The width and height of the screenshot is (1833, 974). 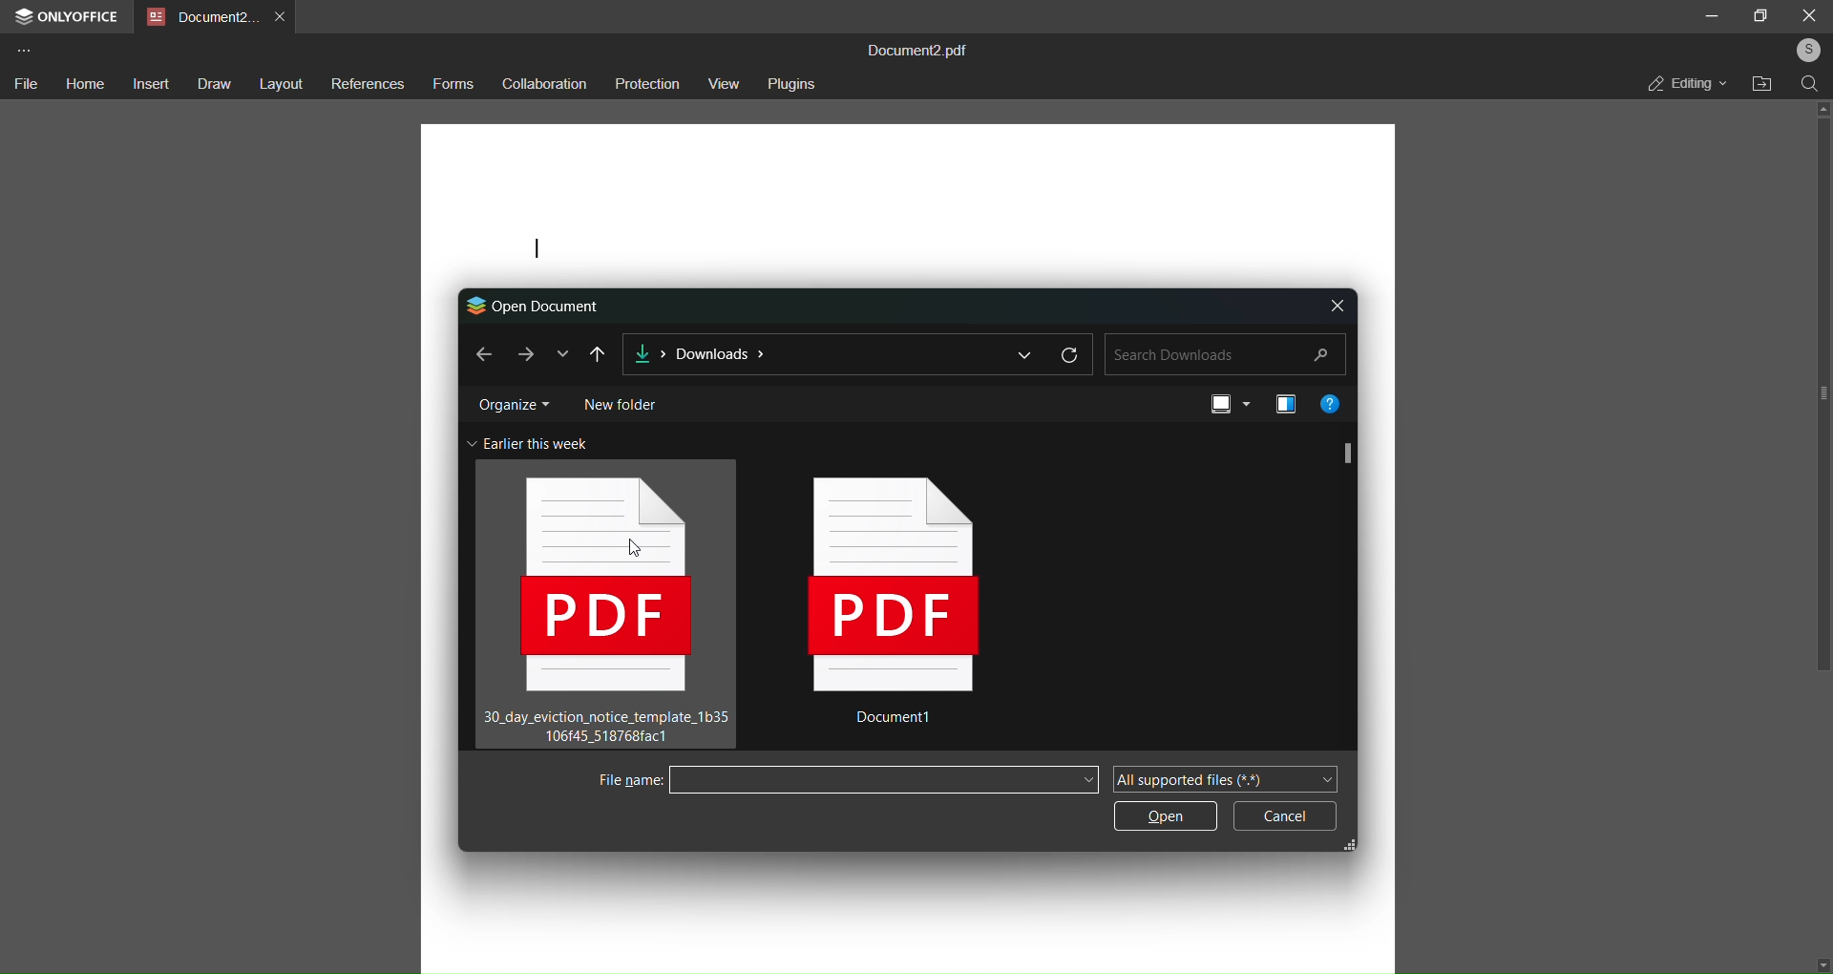 I want to click on list, so click(x=1024, y=353).